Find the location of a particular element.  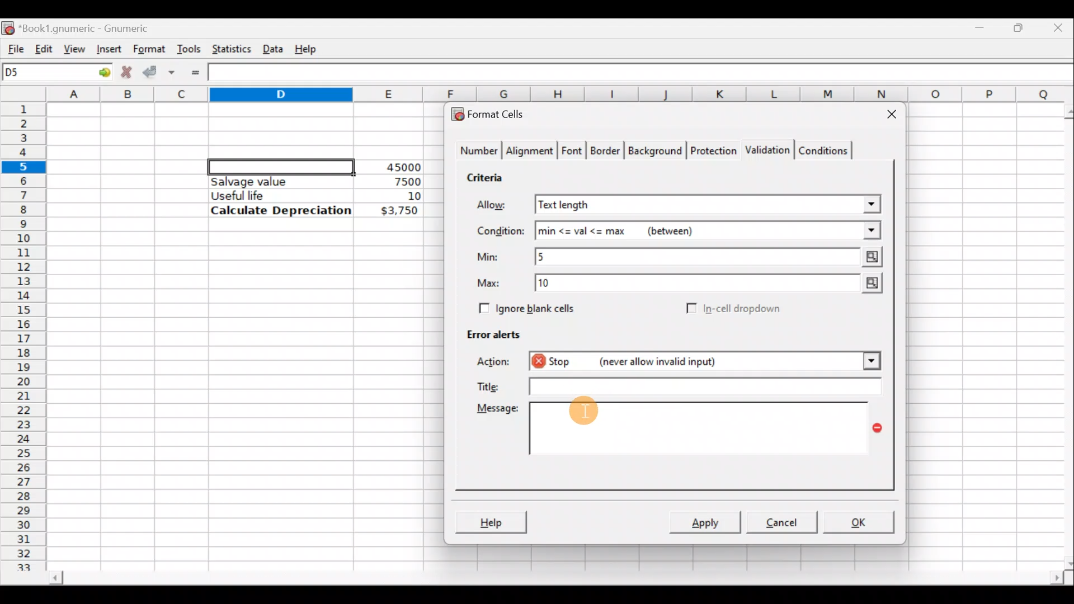

Close is located at coordinates (887, 116).